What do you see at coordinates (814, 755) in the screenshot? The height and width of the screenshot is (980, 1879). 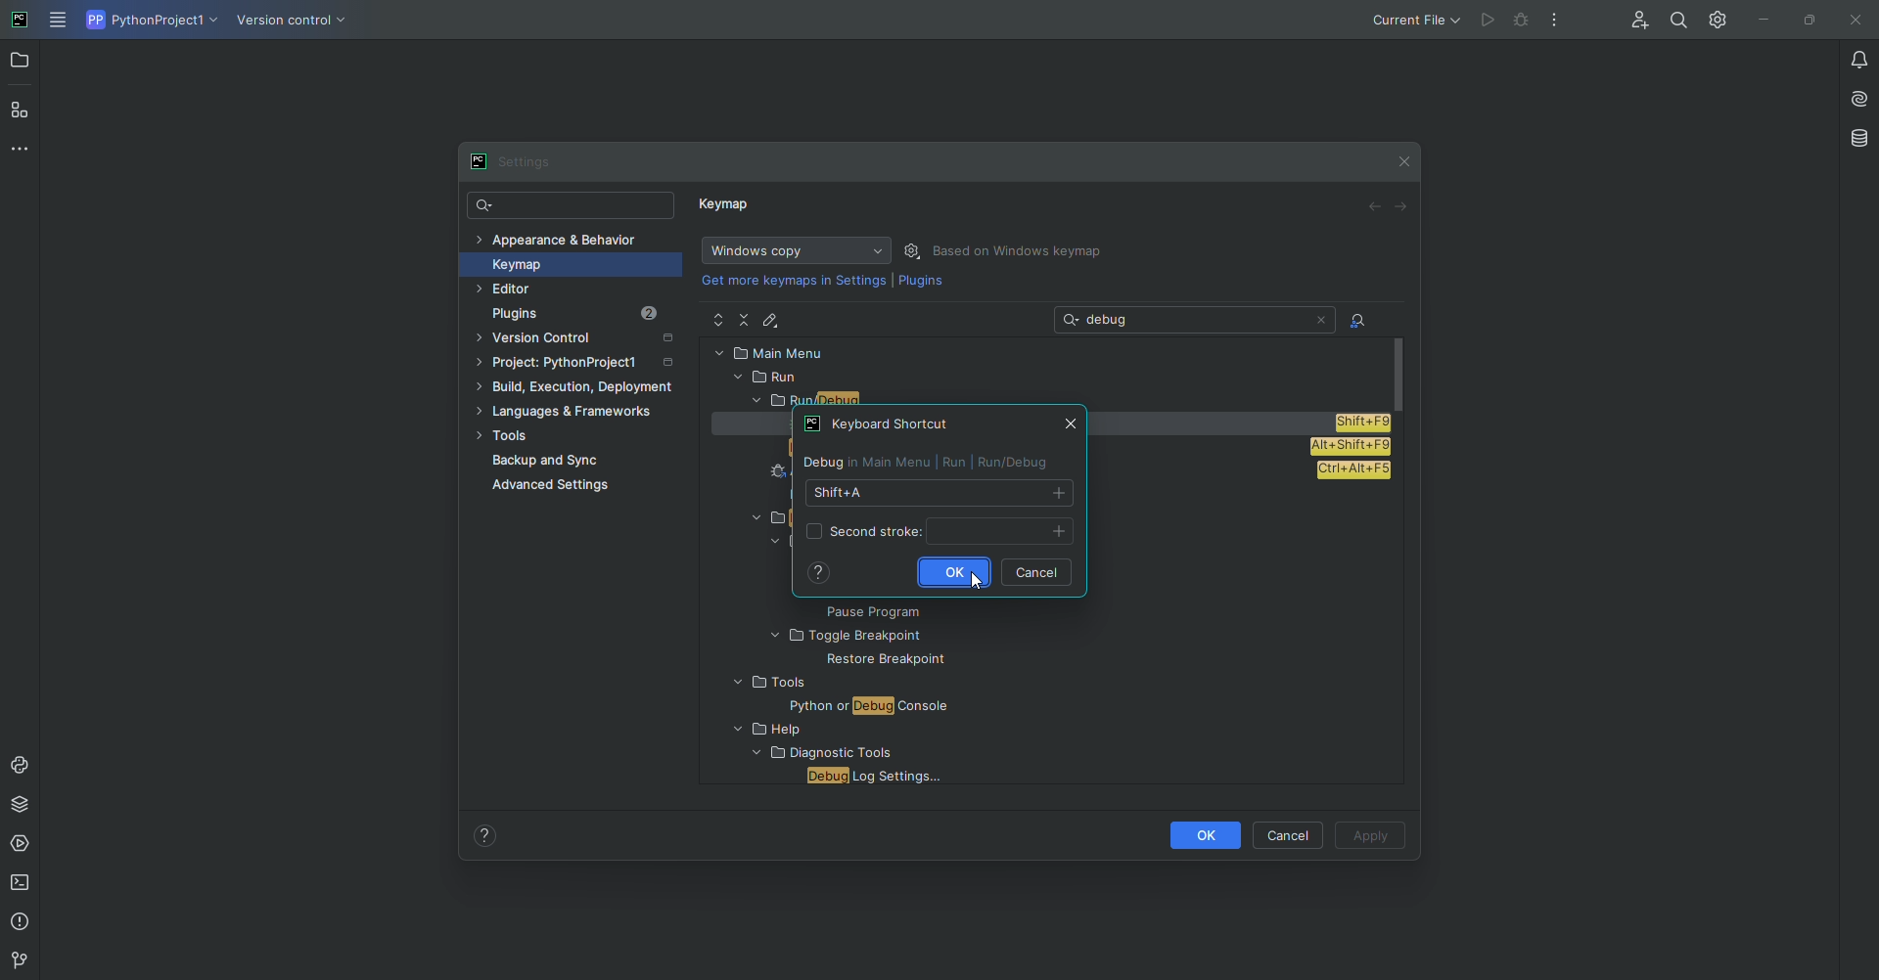 I see `FOLDER NAME` at bounding box center [814, 755].